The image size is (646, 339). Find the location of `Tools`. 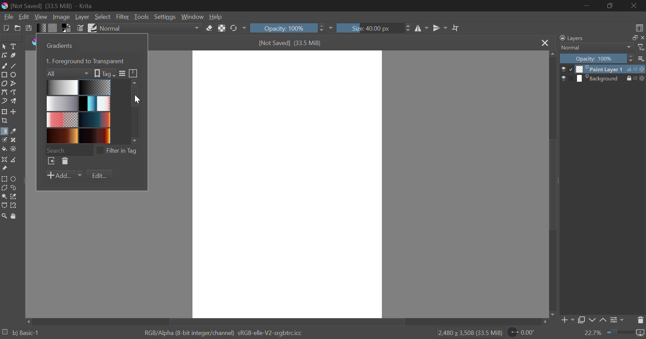

Tools is located at coordinates (141, 17).